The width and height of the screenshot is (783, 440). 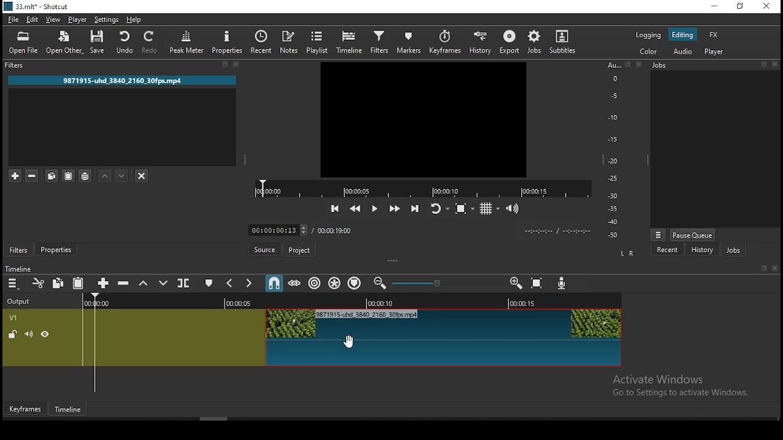 What do you see at coordinates (762, 65) in the screenshot?
I see `bookmark` at bounding box center [762, 65].